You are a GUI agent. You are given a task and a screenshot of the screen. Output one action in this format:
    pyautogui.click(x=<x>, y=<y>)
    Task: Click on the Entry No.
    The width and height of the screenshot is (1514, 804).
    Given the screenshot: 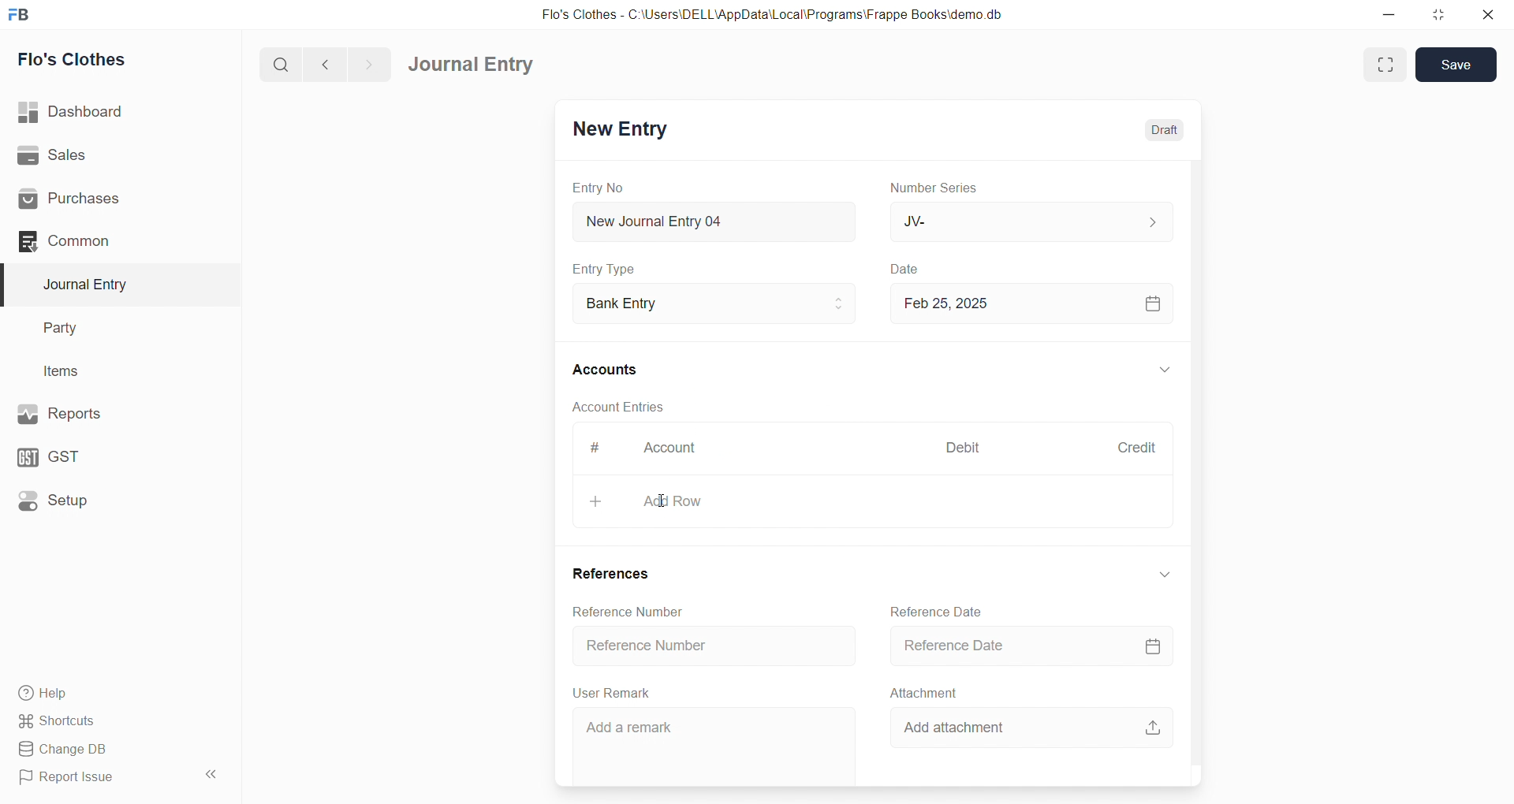 What is the action you would take?
    pyautogui.click(x=598, y=188)
    